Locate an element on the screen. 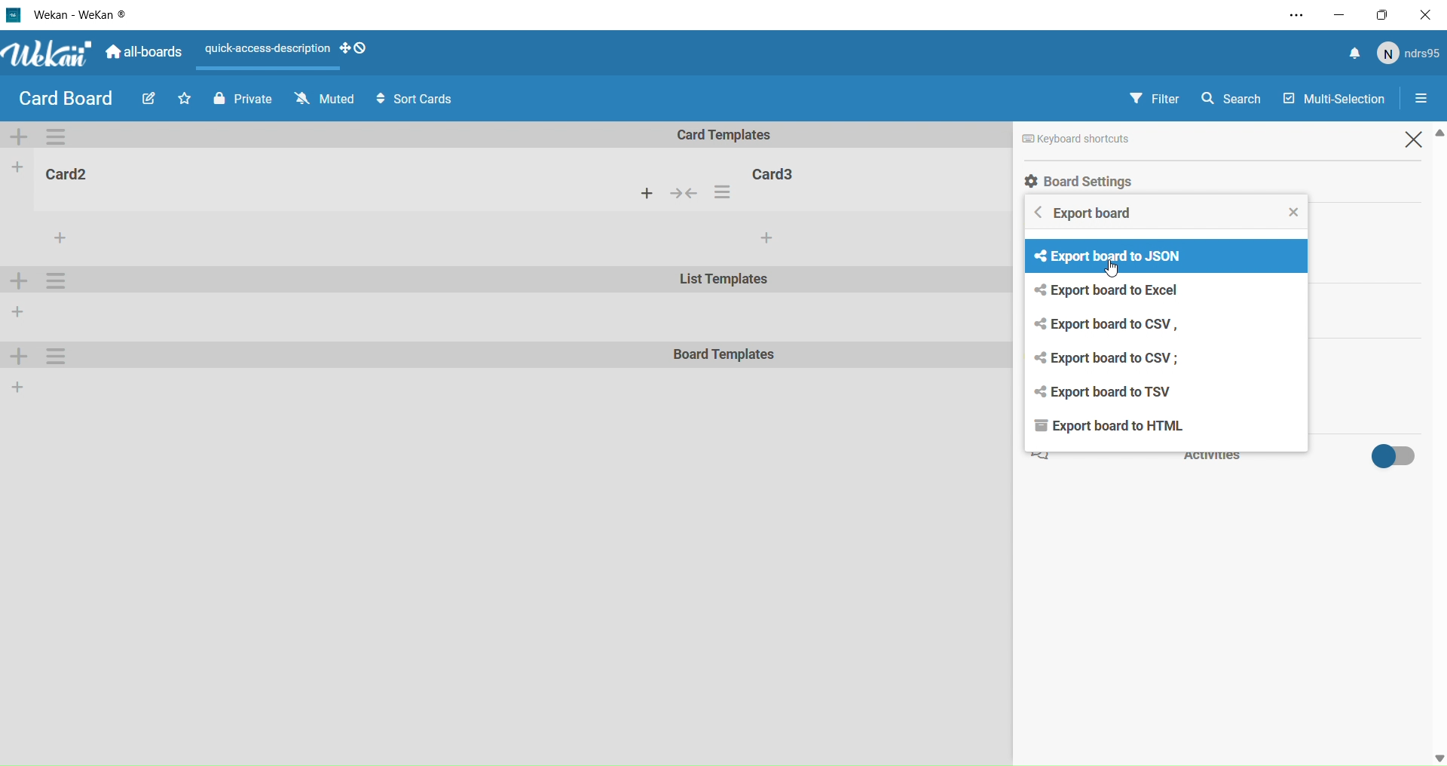 Image resolution: width=1447 pixels, height=766 pixels. Settings is located at coordinates (59, 356).